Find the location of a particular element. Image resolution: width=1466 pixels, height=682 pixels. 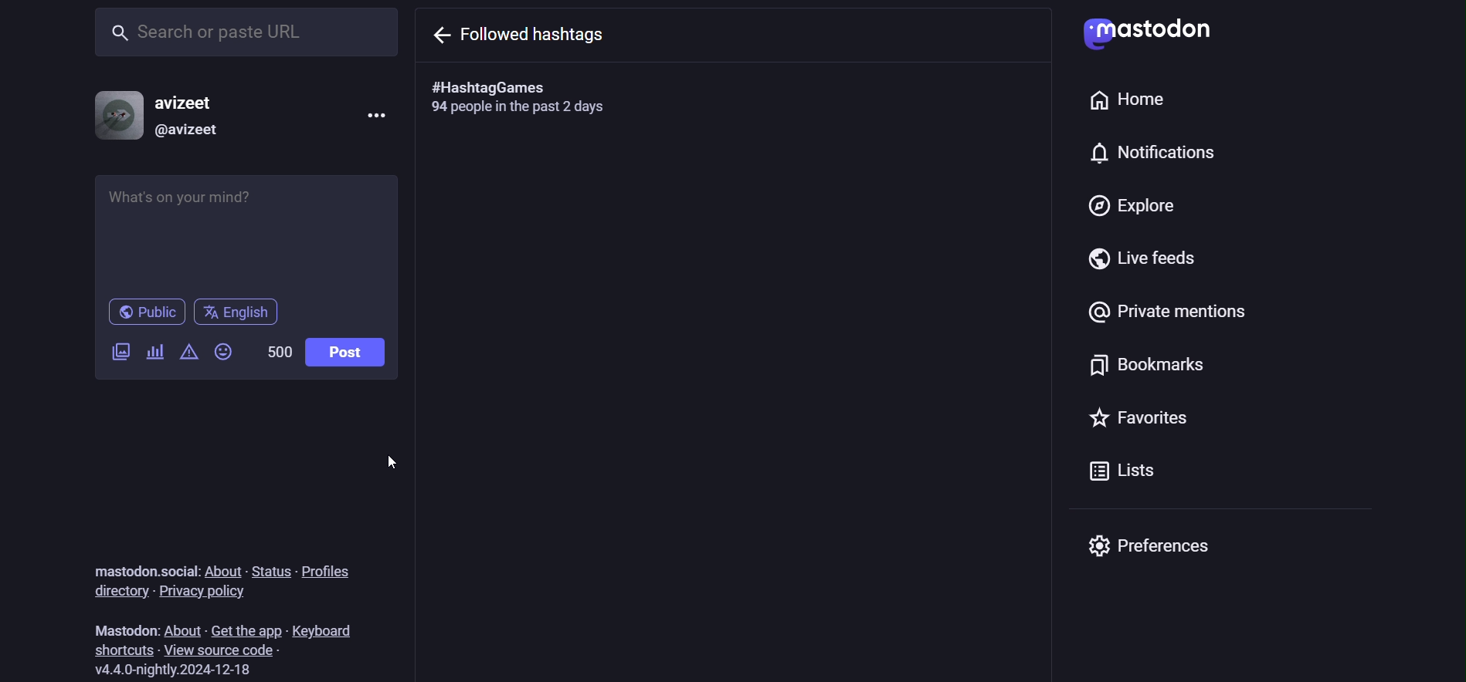

view source code is located at coordinates (226, 648).